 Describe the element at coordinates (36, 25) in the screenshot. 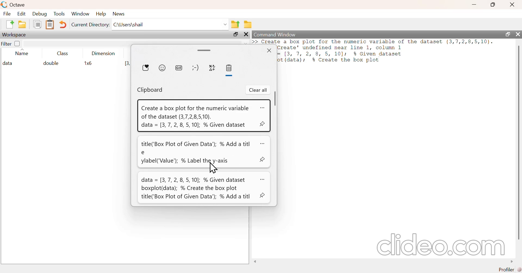

I see `copy` at that location.